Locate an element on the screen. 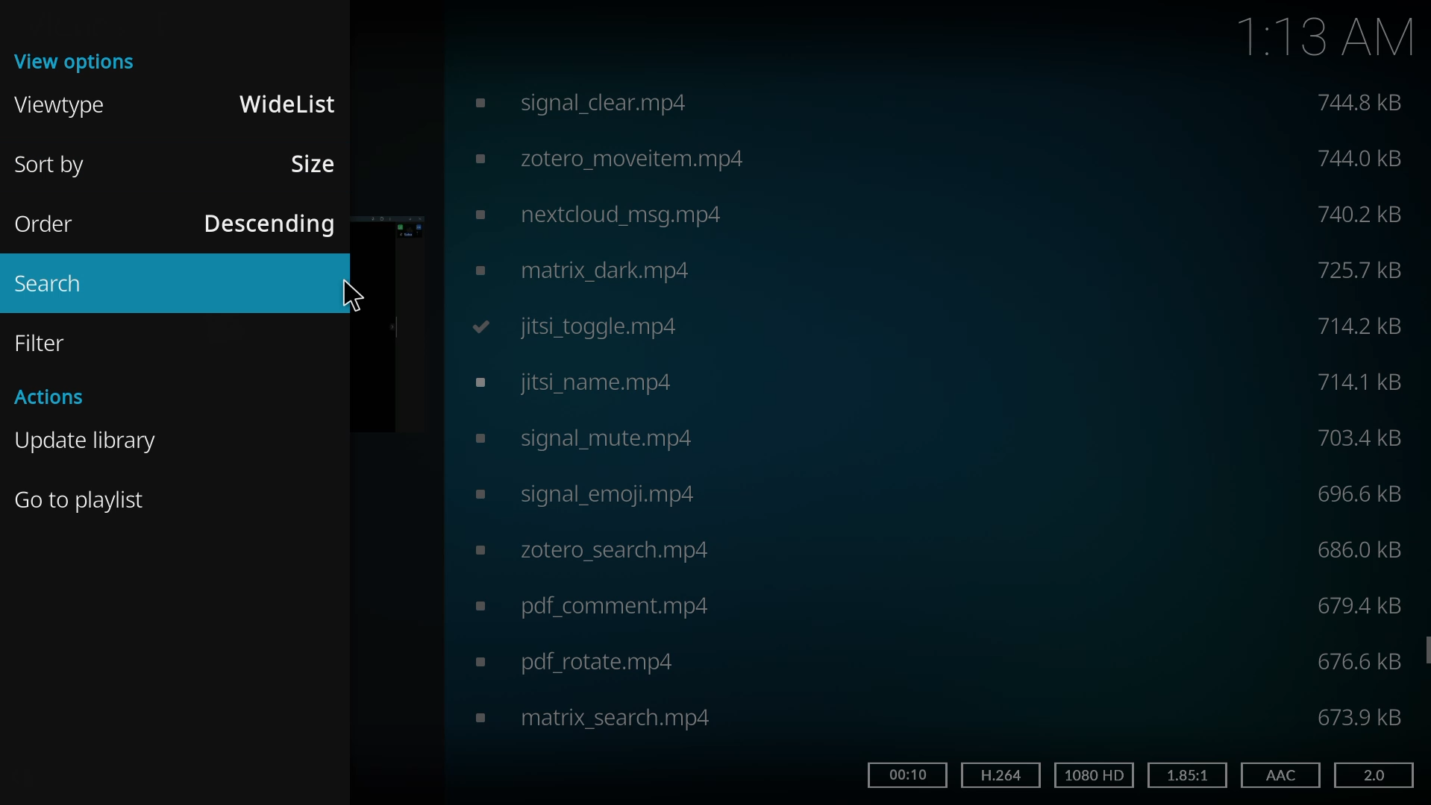 This screenshot has width=1431, height=805. video is located at coordinates (595, 381).